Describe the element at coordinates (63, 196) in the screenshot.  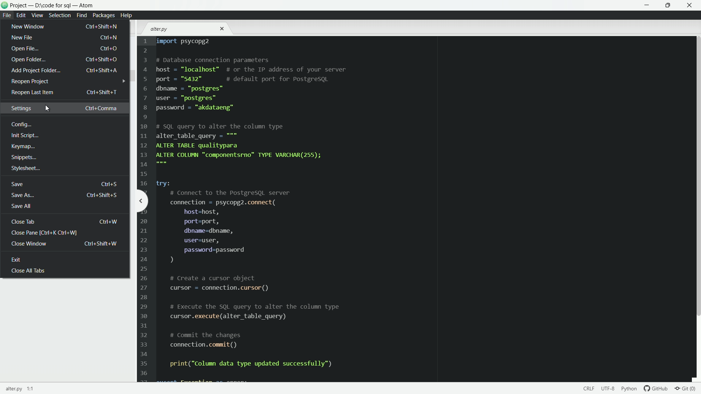
I see `save as` at that location.